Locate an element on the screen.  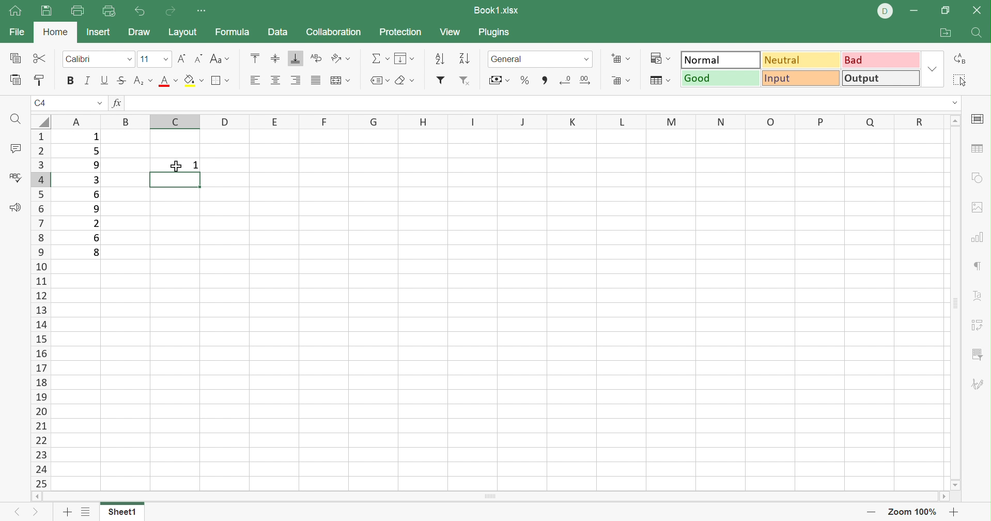
Slicer settings is located at coordinates (980, 324).